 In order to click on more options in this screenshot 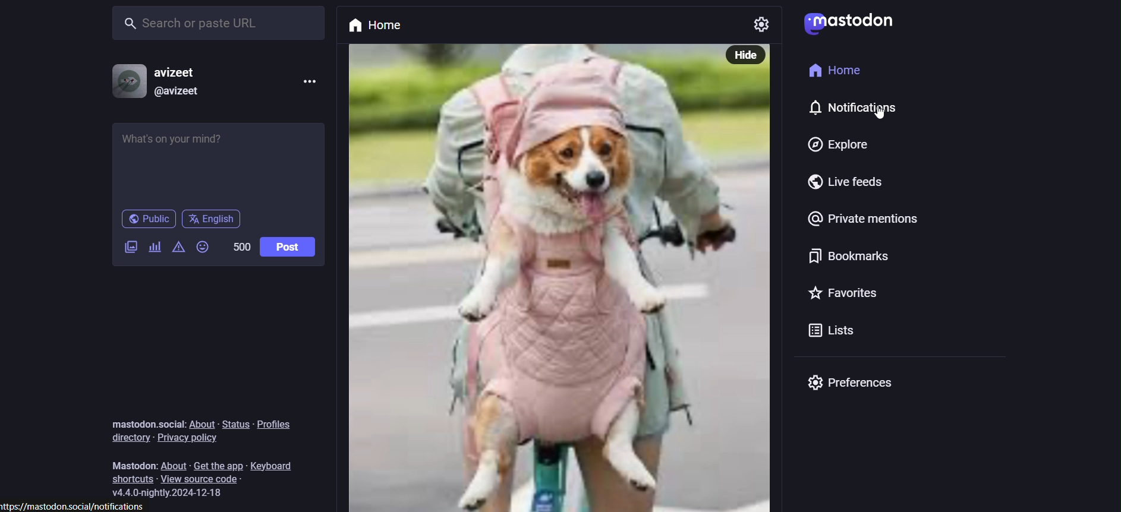, I will do `click(308, 80)`.